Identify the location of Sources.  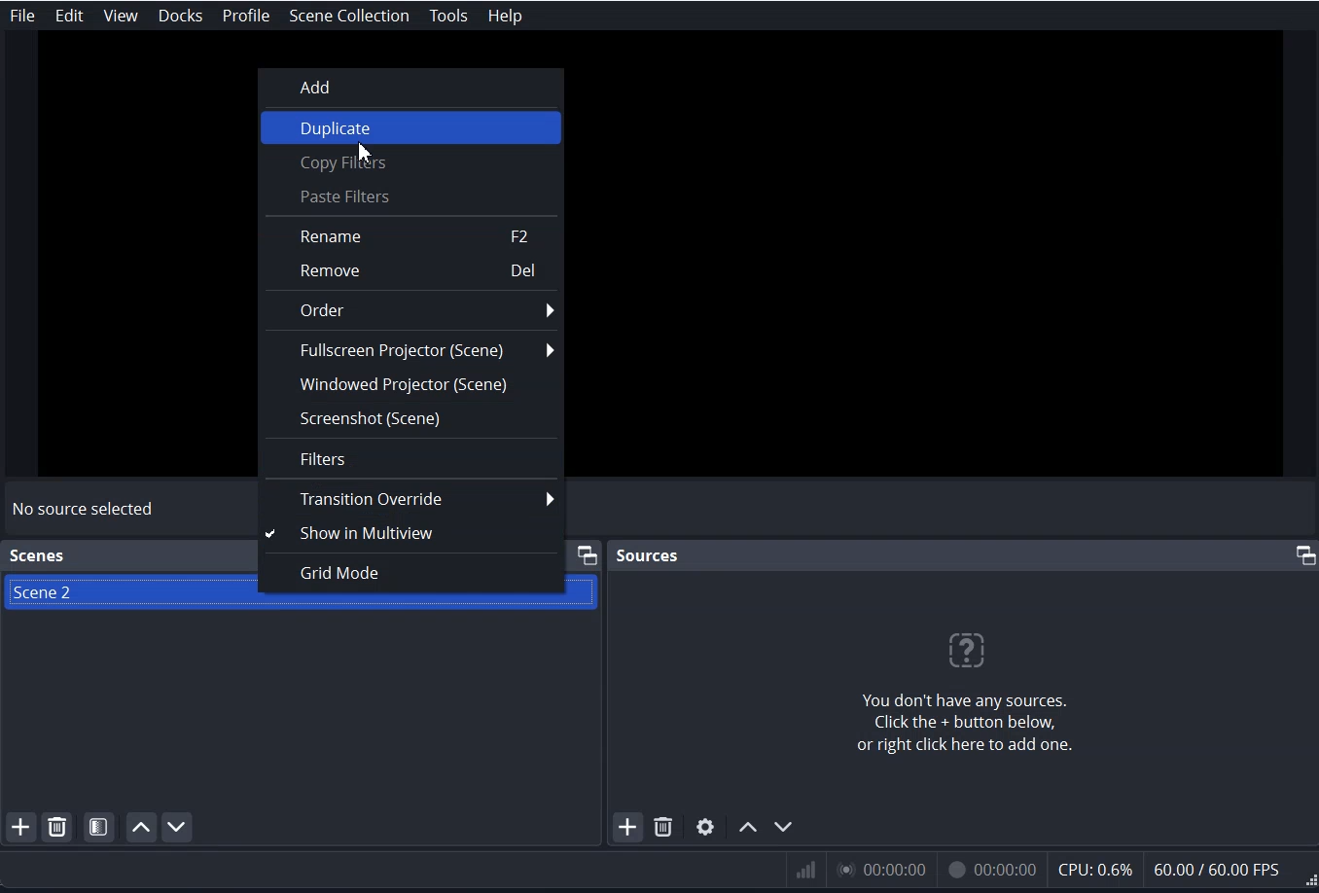
(649, 554).